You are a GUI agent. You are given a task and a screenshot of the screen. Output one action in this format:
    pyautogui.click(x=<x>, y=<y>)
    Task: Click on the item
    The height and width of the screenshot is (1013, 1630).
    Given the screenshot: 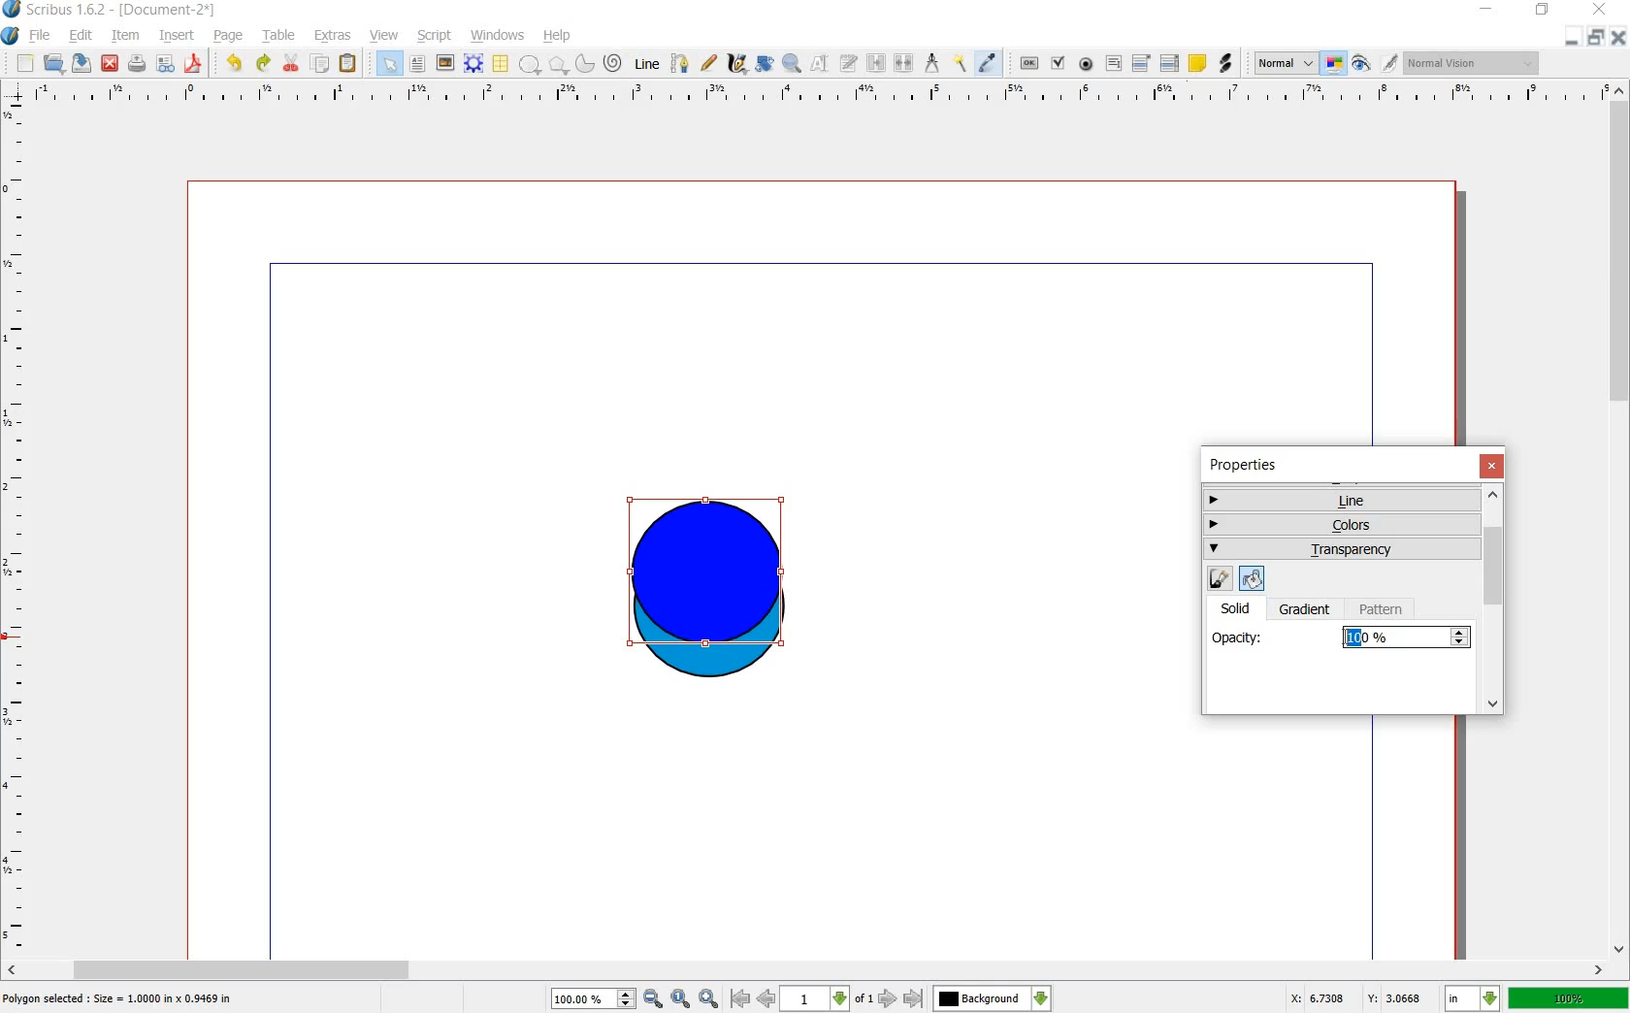 What is the action you would take?
    pyautogui.click(x=126, y=36)
    